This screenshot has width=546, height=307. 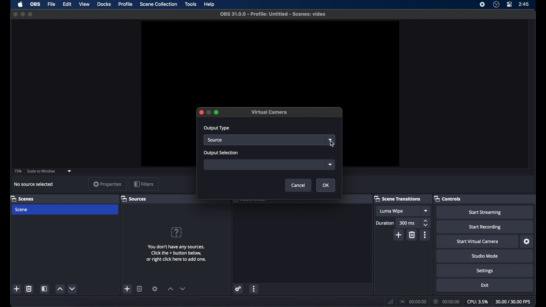 What do you see at coordinates (59, 289) in the screenshot?
I see `increment` at bounding box center [59, 289].